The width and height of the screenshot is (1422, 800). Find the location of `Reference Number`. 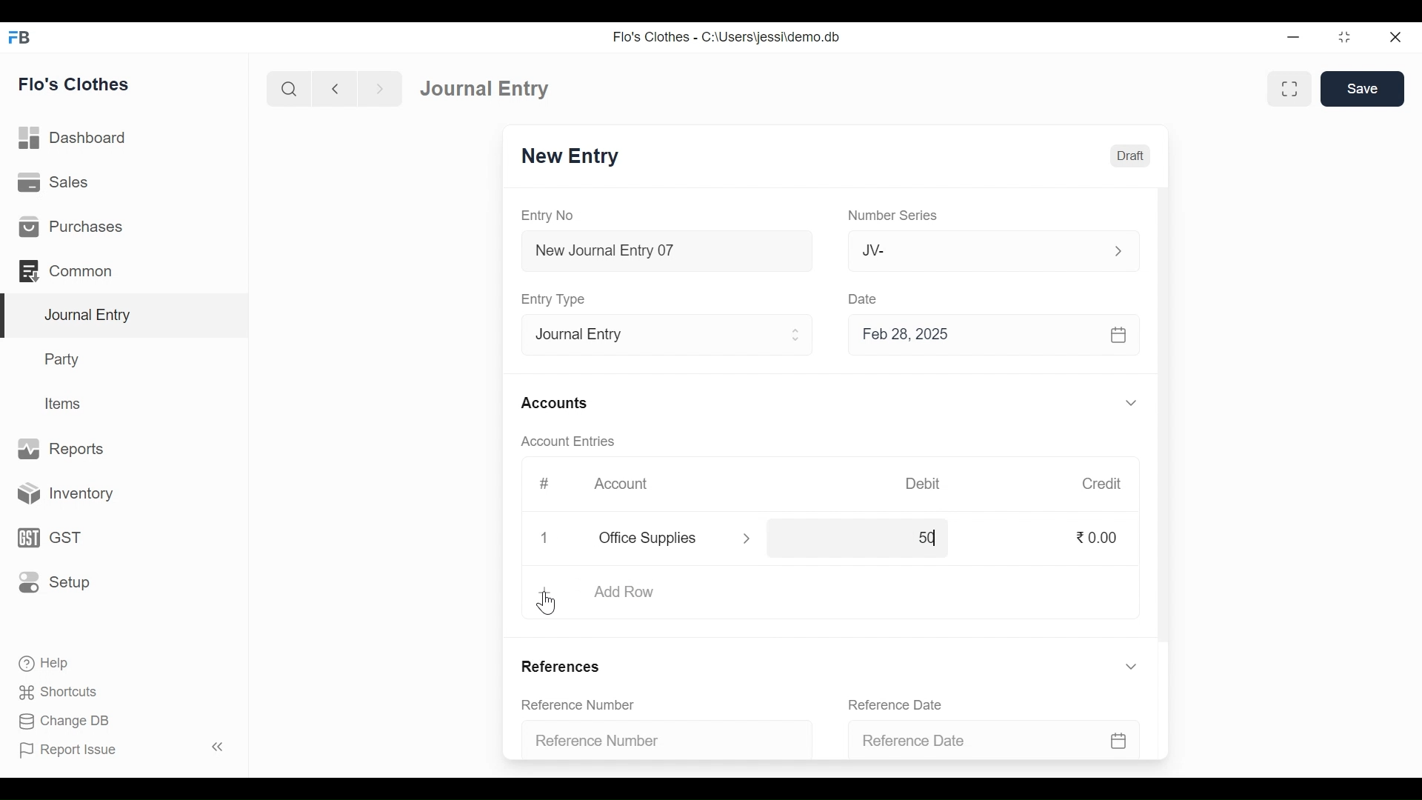

Reference Number is located at coordinates (579, 704).